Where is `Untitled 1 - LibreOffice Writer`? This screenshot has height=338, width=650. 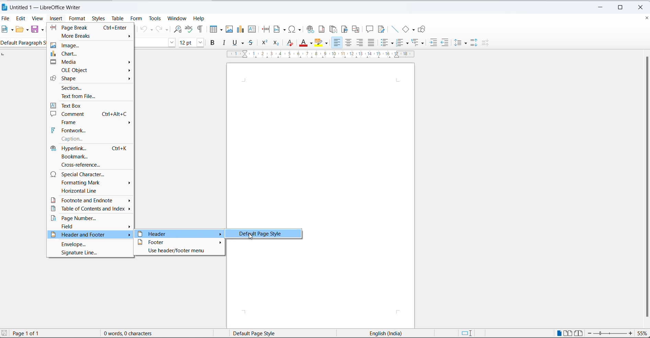
Untitled 1 - LibreOffice Writer is located at coordinates (53, 8).